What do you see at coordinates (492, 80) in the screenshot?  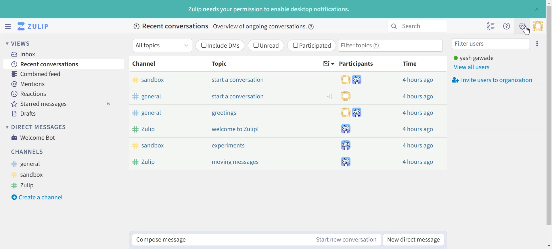 I see `Invite users to organization` at bounding box center [492, 80].